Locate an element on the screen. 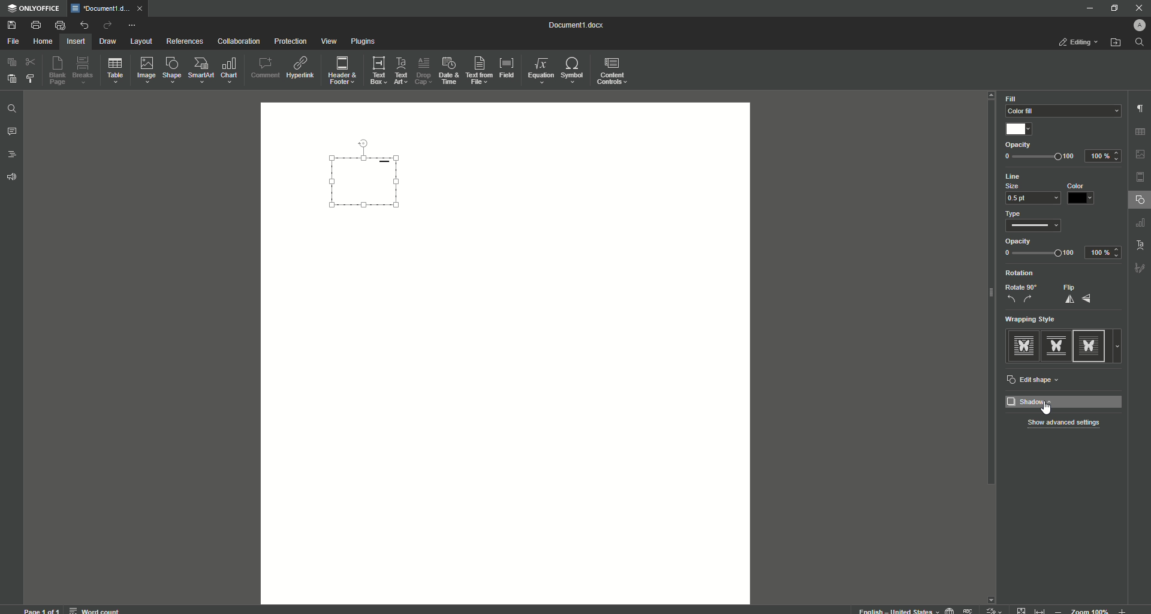  Feedback is located at coordinates (13, 177).